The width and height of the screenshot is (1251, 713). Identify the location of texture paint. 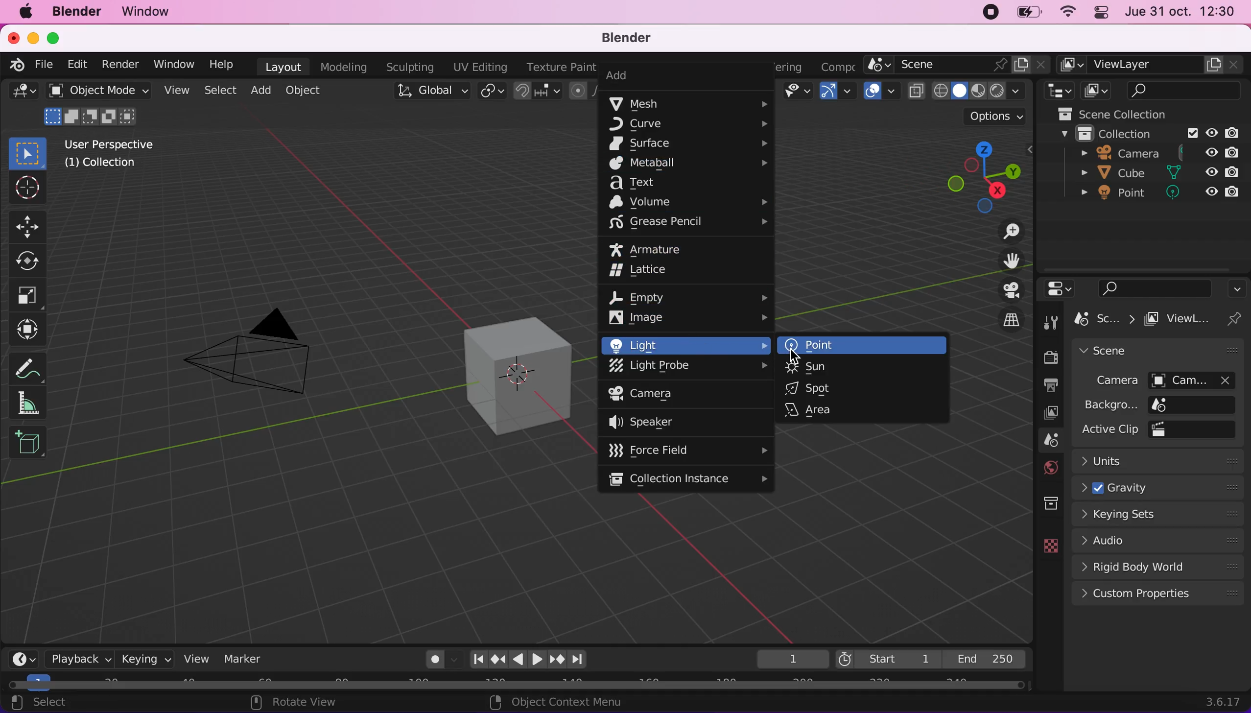
(558, 67).